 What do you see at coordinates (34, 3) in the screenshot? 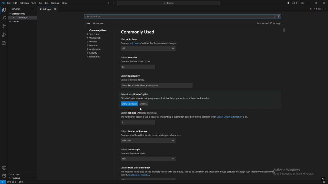
I see `view` at bounding box center [34, 3].